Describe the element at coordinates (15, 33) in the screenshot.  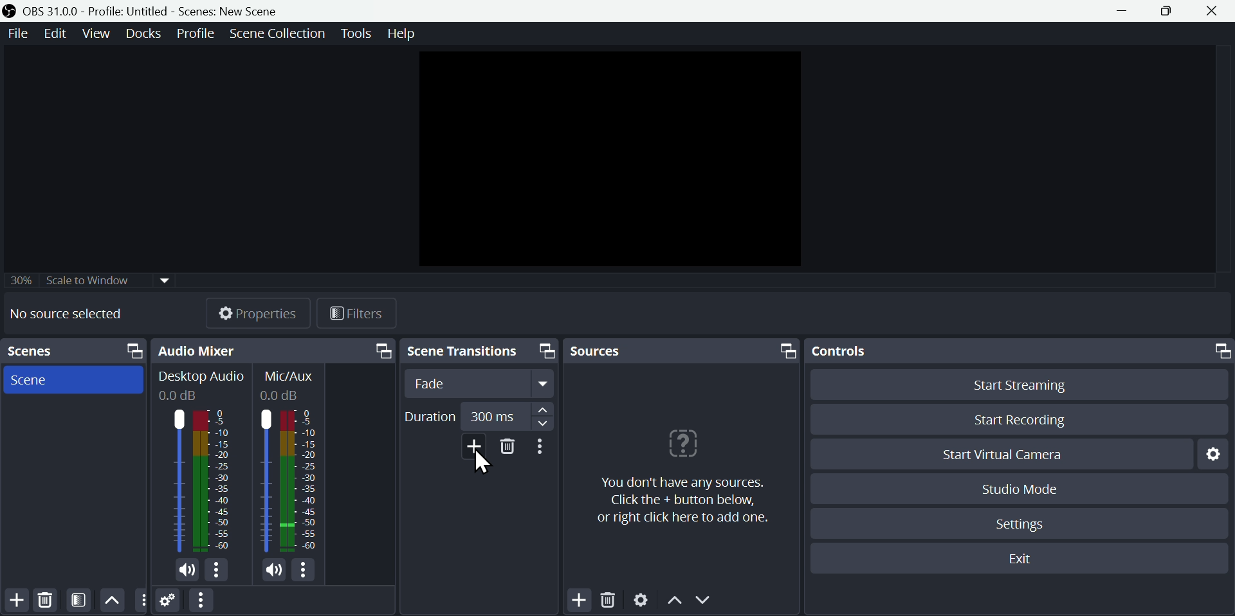
I see `` at that location.